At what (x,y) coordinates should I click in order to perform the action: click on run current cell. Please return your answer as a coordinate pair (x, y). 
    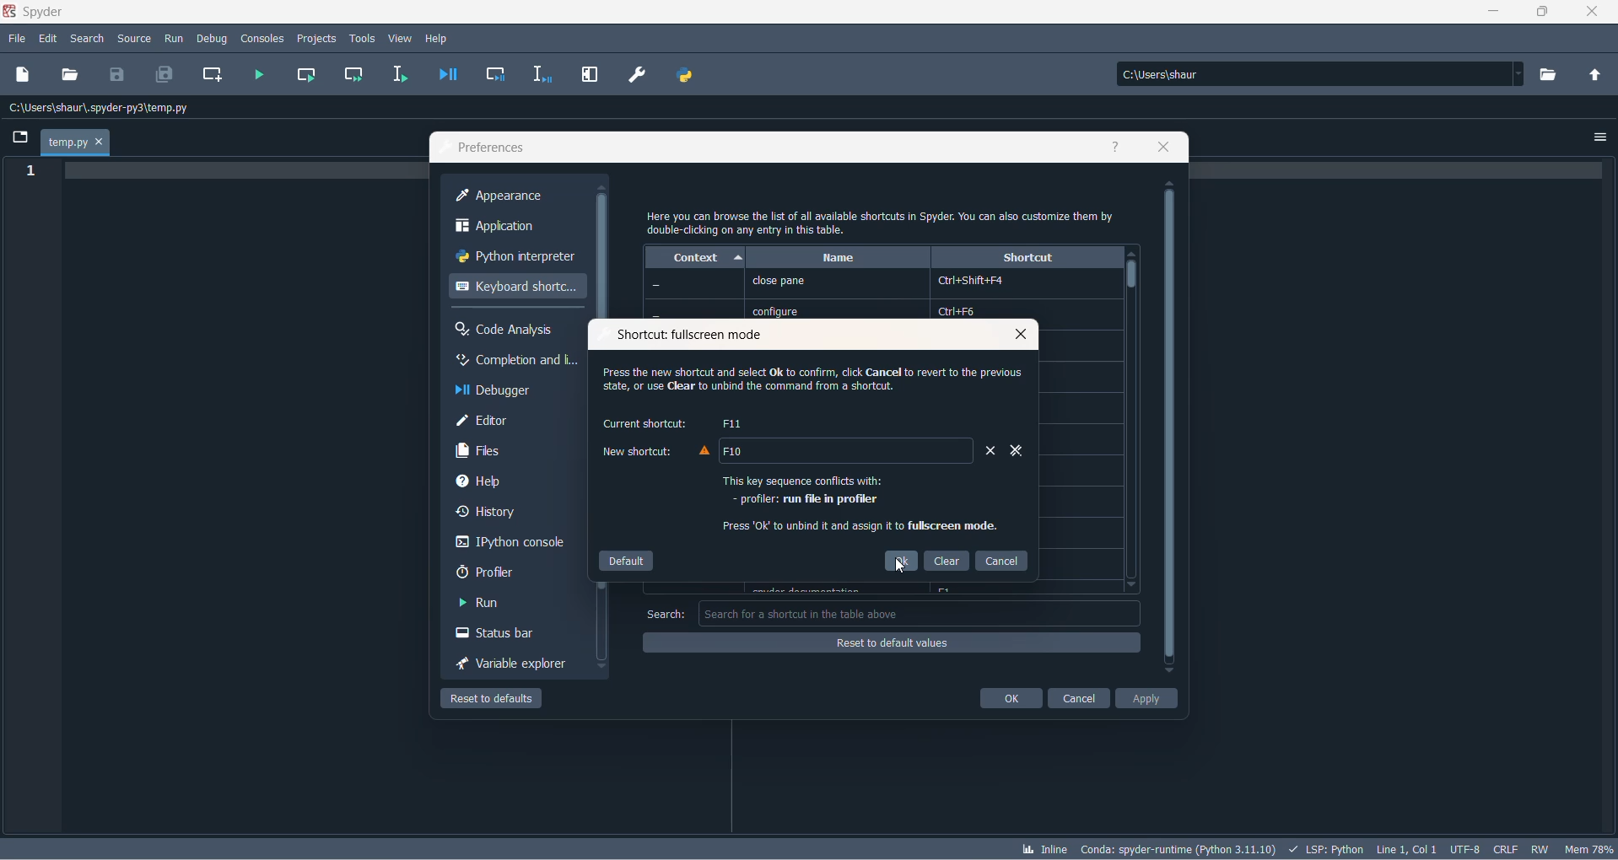
    Looking at the image, I should click on (303, 76).